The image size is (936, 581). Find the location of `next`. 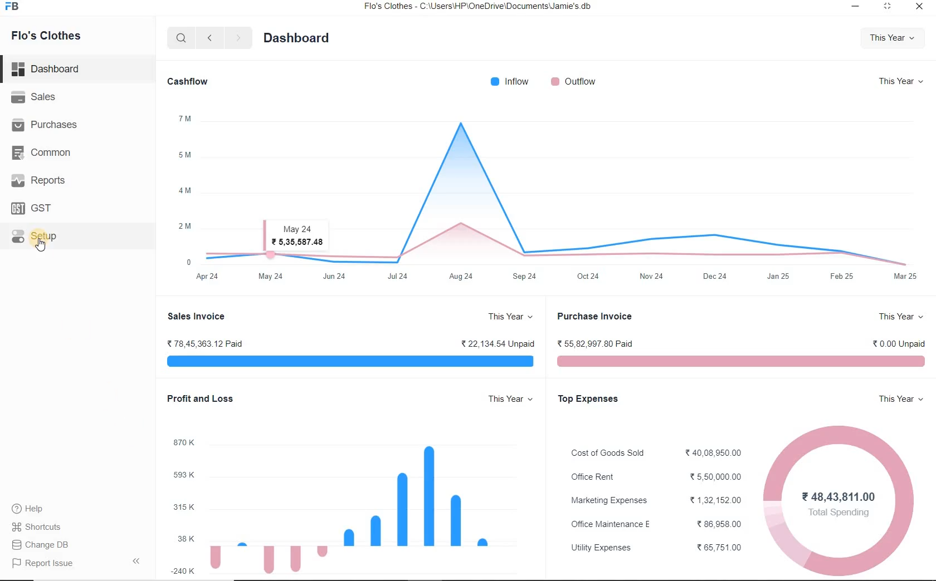

next is located at coordinates (238, 39).